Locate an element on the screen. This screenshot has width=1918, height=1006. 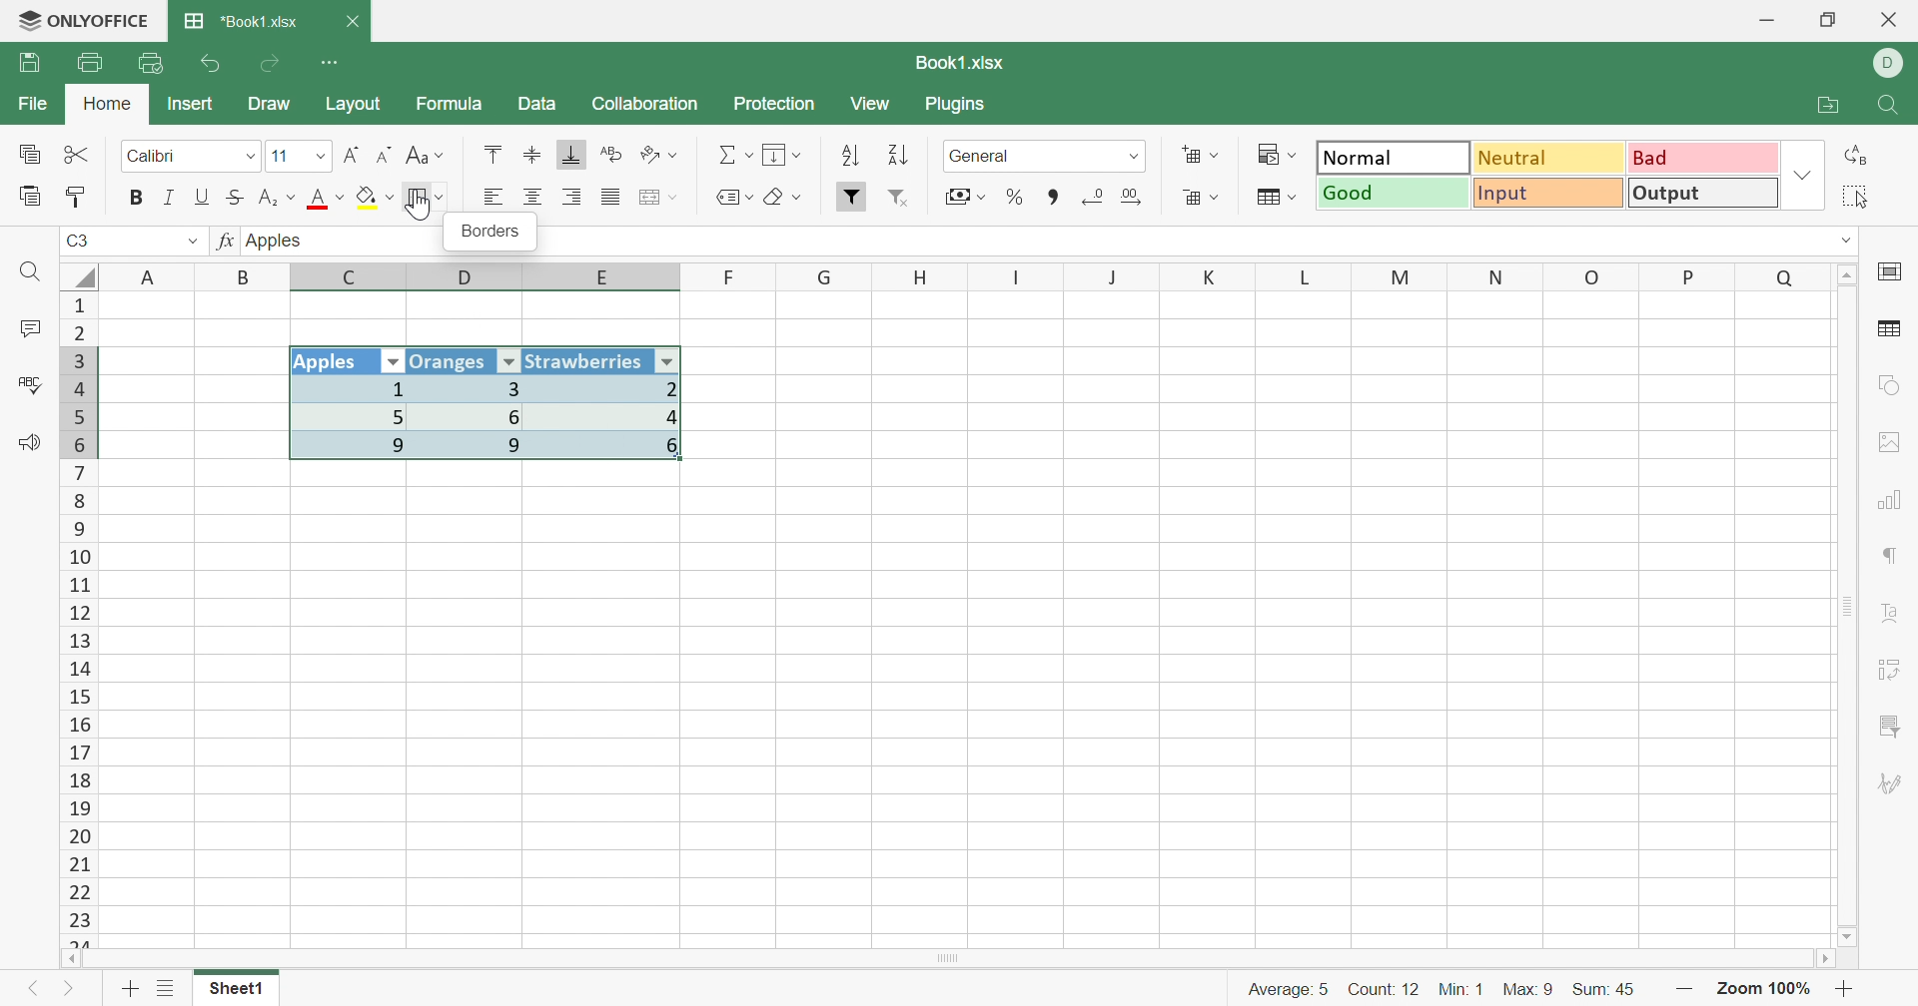
Summation is located at coordinates (735, 156).